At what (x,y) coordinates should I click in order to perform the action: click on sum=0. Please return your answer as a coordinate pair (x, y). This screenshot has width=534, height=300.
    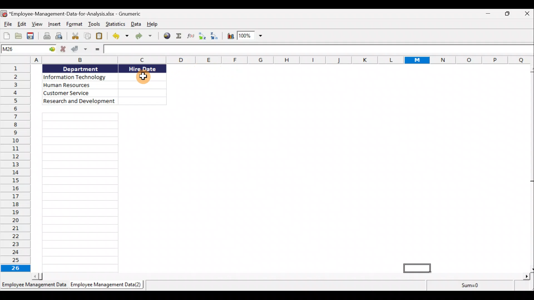
    Looking at the image, I should click on (473, 286).